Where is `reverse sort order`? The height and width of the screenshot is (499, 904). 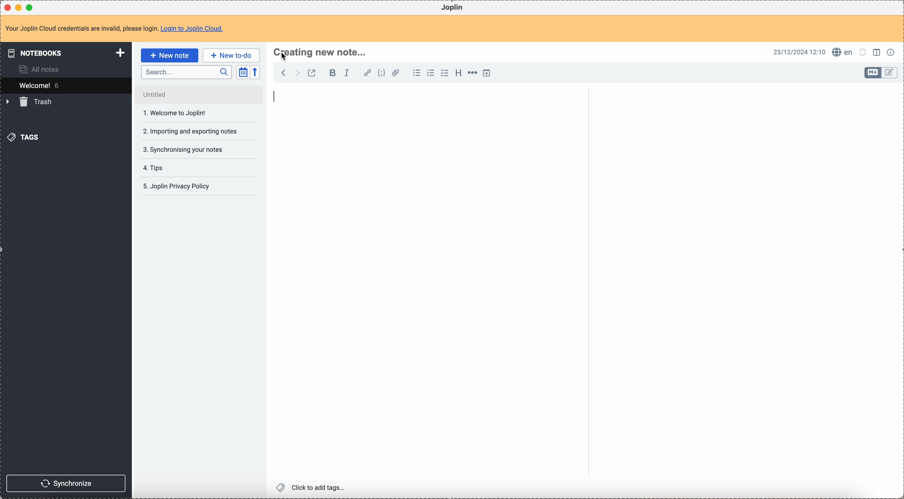 reverse sort order is located at coordinates (255, 72).